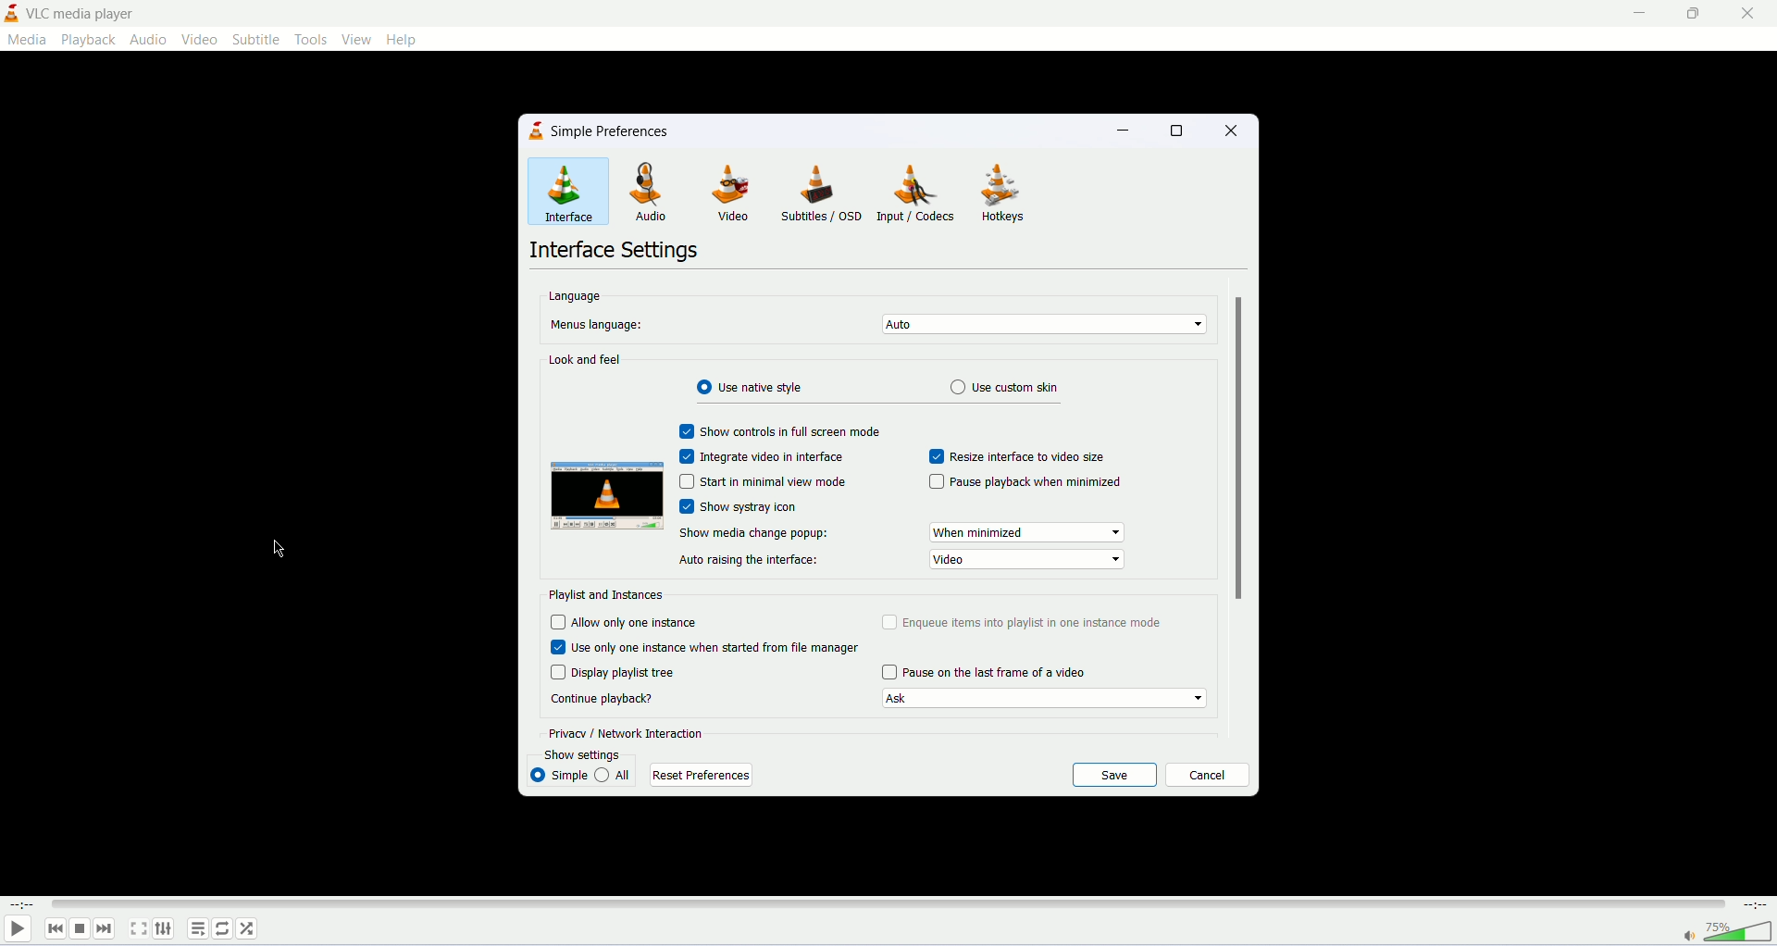 The image size is (1777, 946). Describe the element at coordinates (1696, 14) in the screenshot. I see `maximize` at that location.